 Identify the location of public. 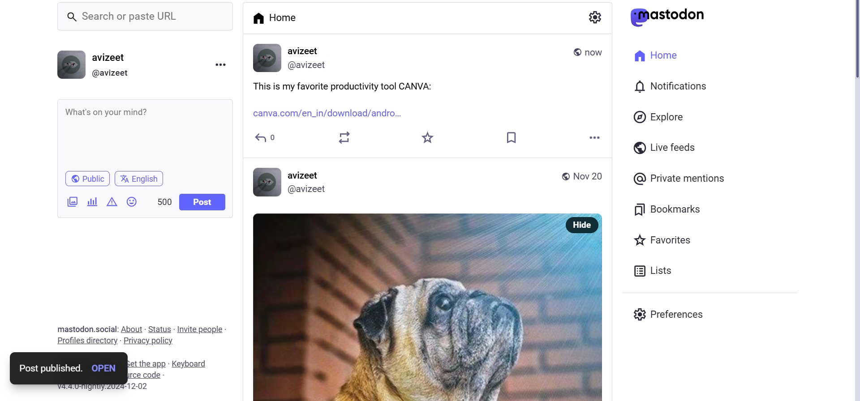
(86, 178).